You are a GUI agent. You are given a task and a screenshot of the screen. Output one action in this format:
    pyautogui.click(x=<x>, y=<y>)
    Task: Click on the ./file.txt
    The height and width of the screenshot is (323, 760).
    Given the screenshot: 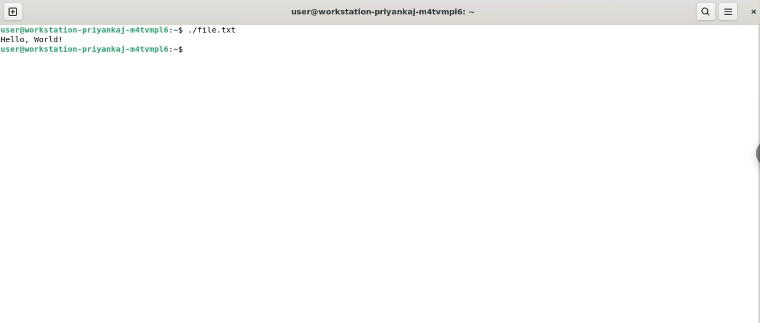 What is the action you would take?
    pyautogui.click(x=215, y=29)
    